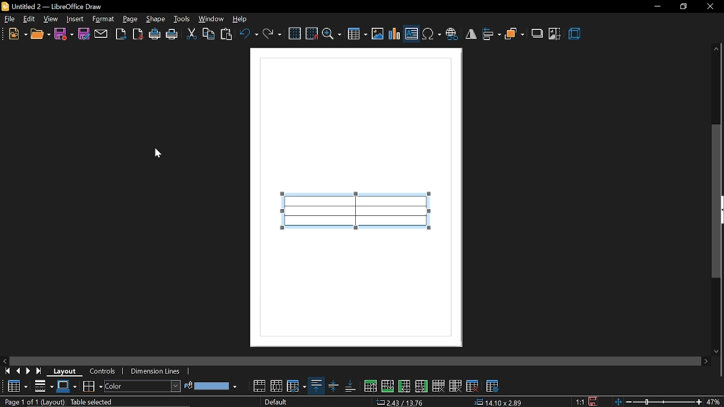 The width and height of the screenshot is (724, 407). Describe the element at coordinates (378, 33) in the screenshot. I see `insert image` at that location.